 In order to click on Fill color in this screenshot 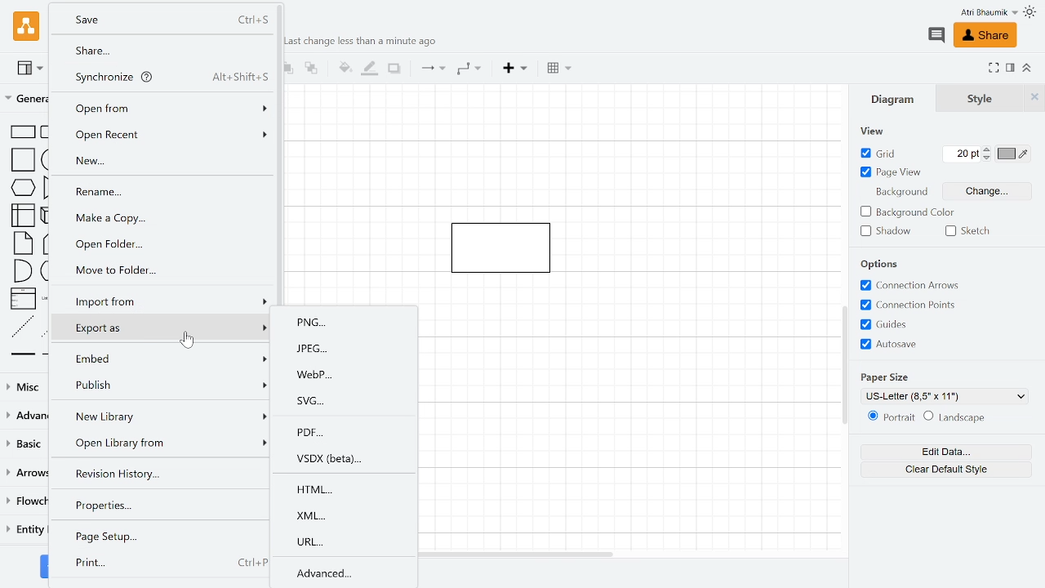, I will do `click(343, 68)`.